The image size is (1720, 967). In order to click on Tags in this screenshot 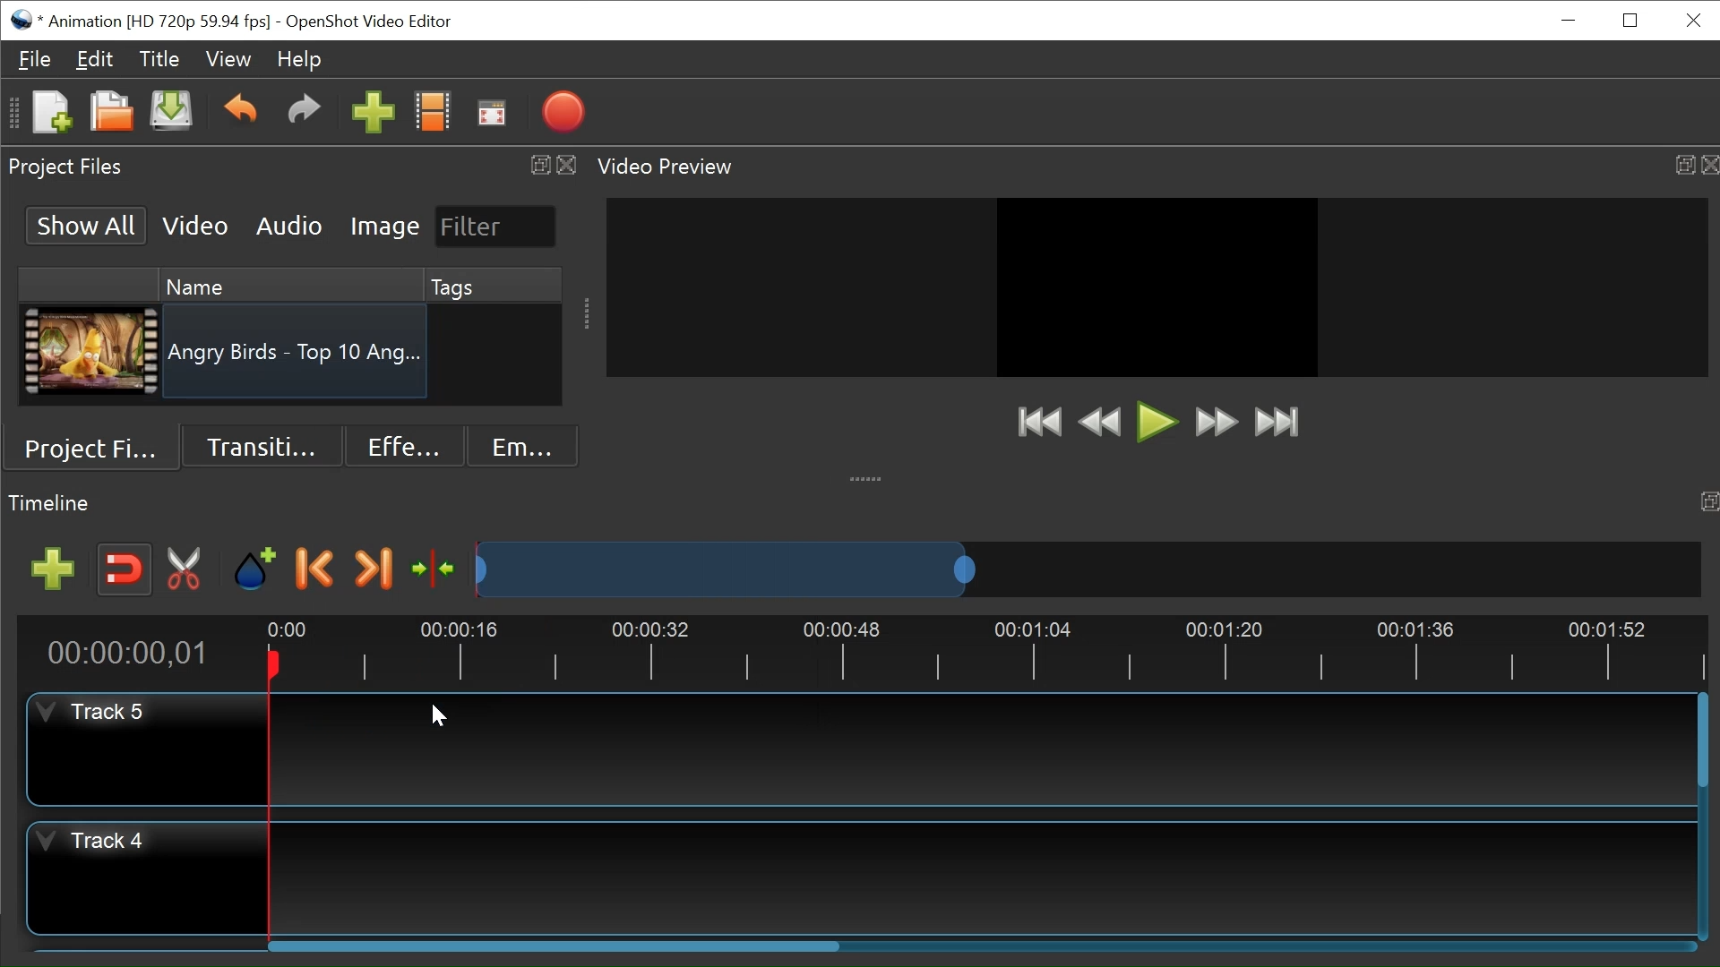, I will do `click(467, 285)`.